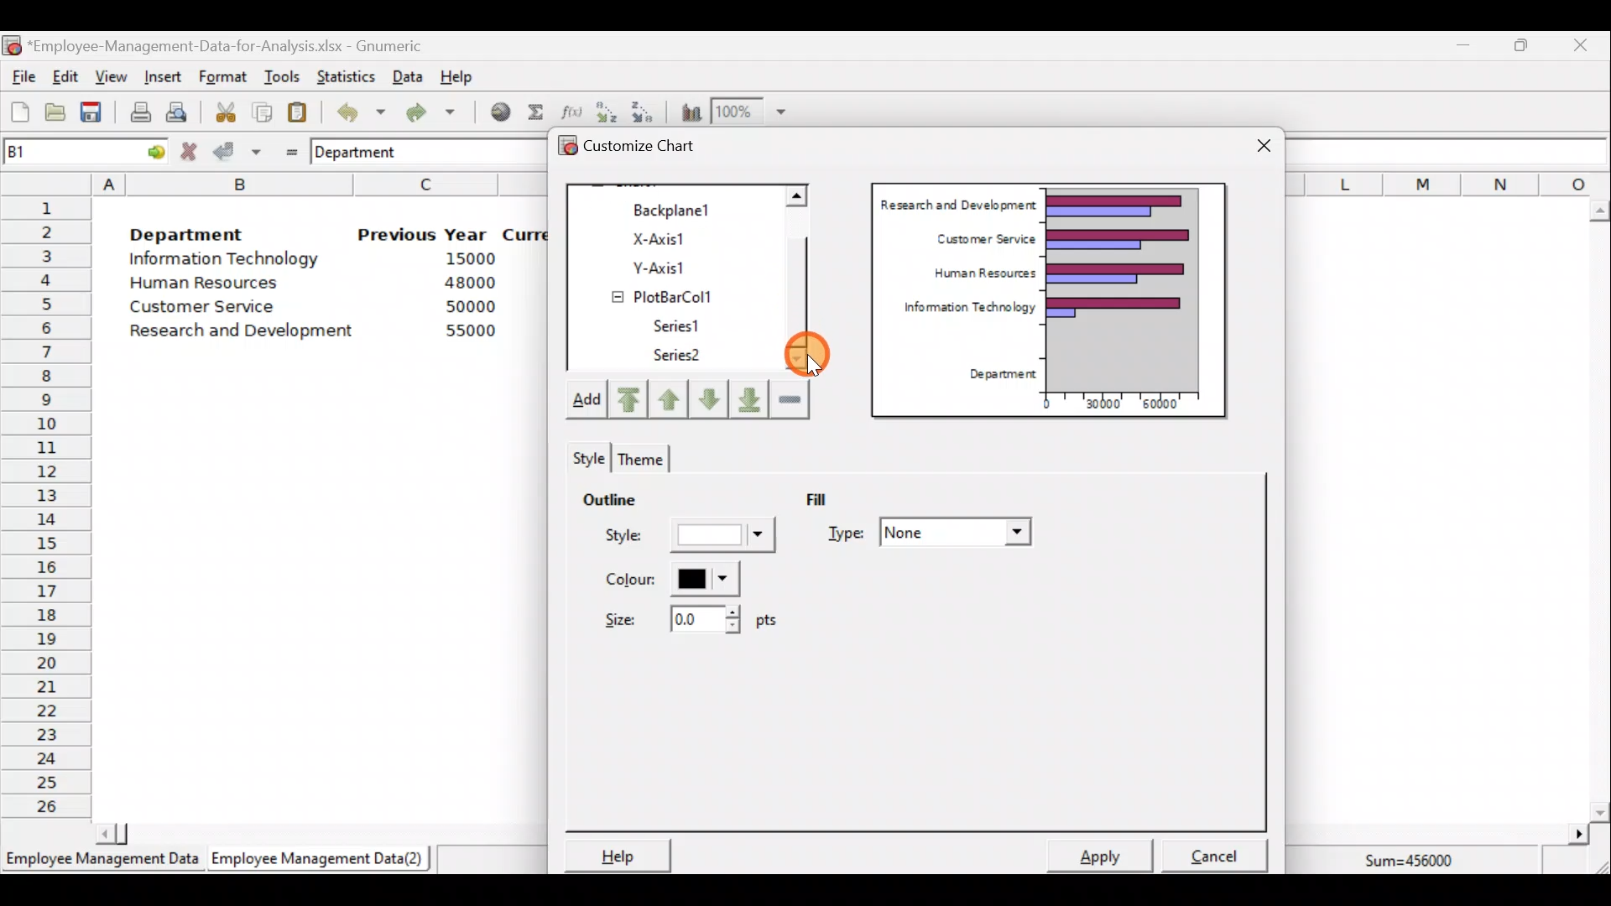 The width and height of the screenshot is (1611, 906). I want to click on Enter formula, so click(287, 148).